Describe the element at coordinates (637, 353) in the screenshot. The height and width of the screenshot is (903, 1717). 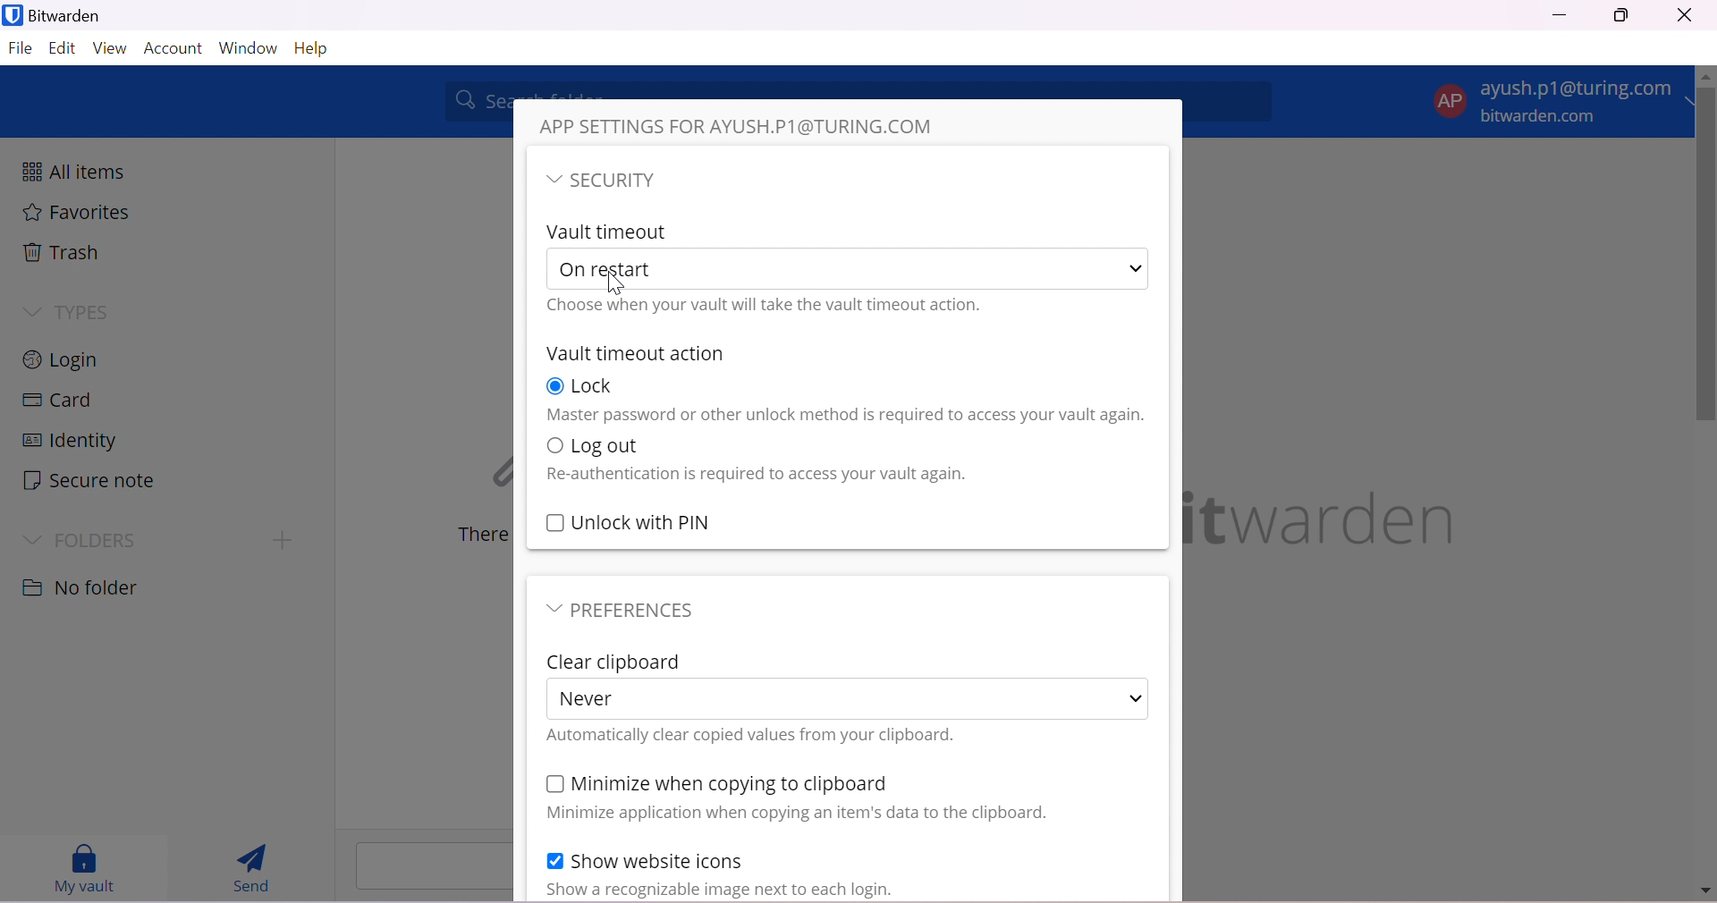
I see `Vault timeout action` at that location.